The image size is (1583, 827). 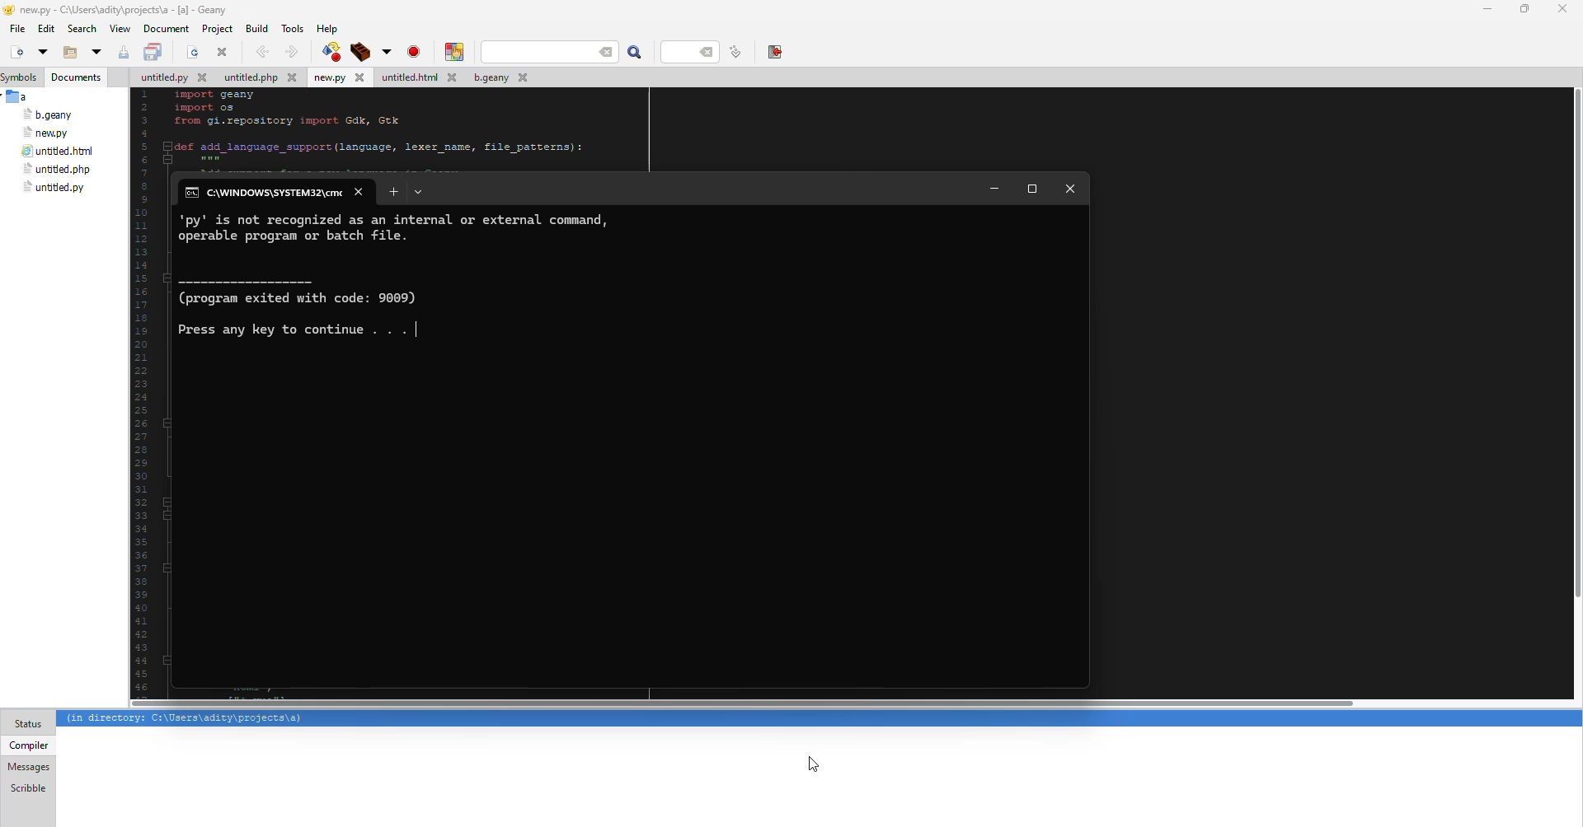 I want to click on a, so click(x=16, y=96).